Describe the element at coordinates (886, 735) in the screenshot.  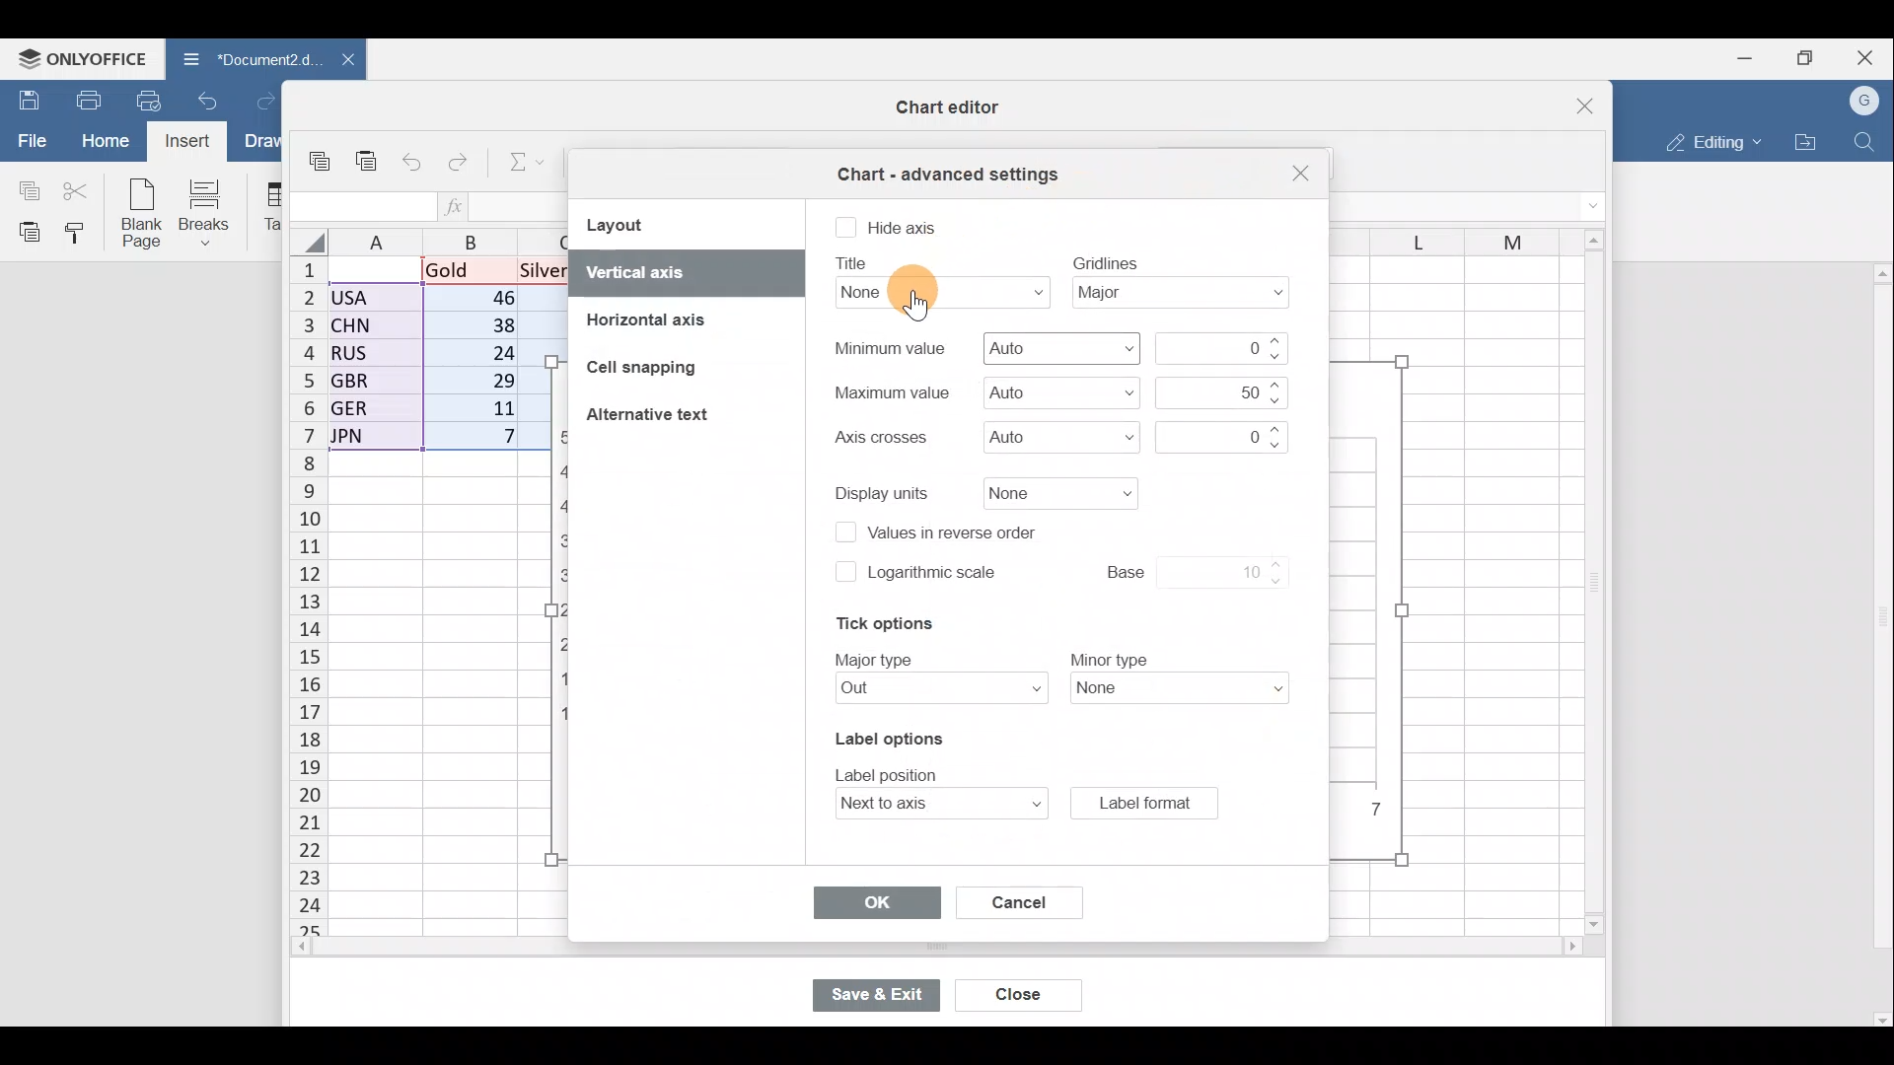
I see `Label options` at that location.